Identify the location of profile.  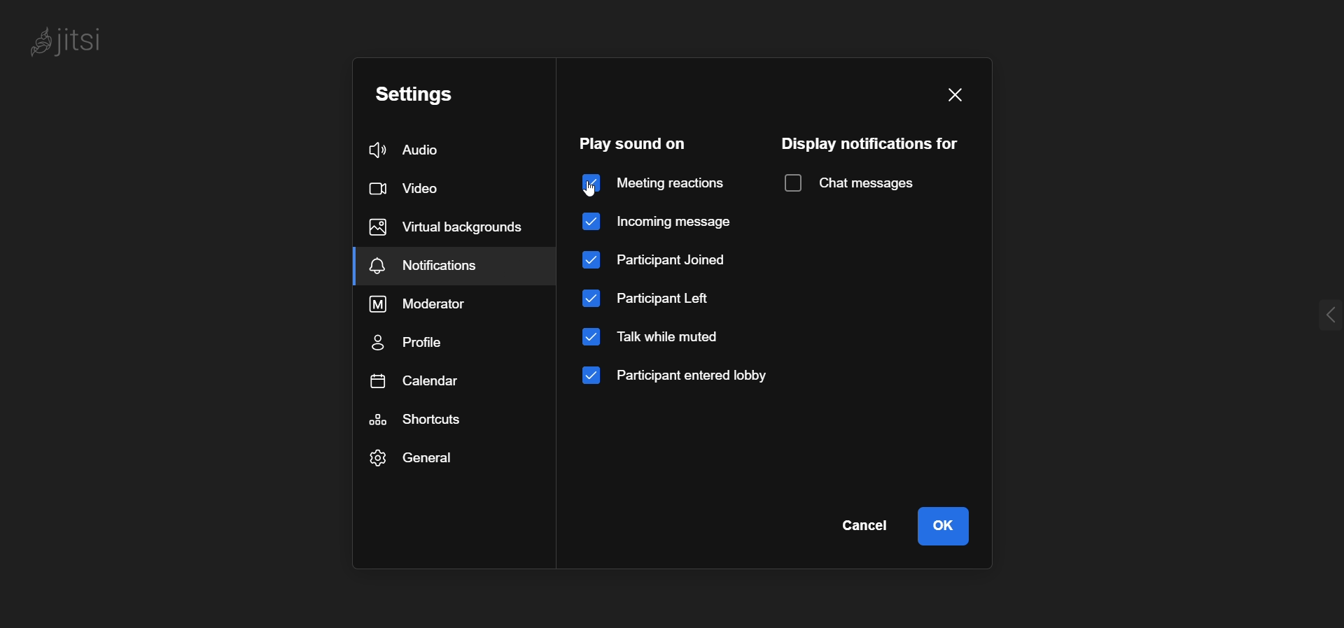
(416, 341).